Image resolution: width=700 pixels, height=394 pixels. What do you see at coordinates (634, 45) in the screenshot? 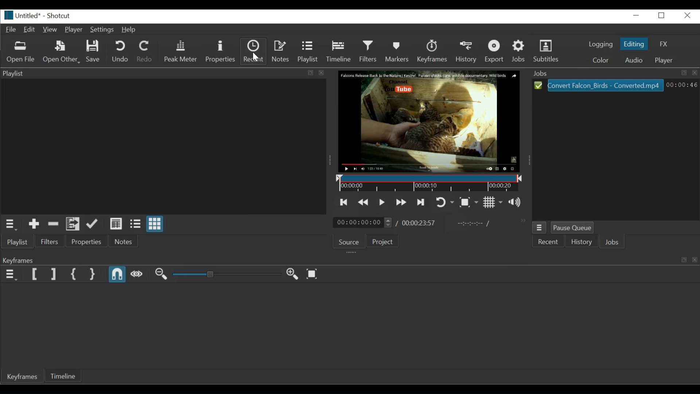
I see `Editing` at bounding box center [634, 45].